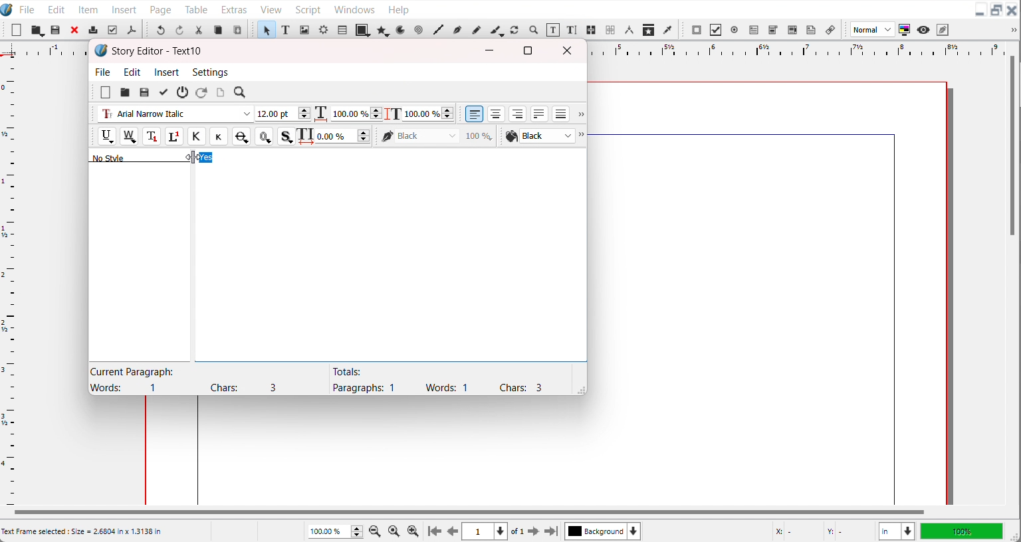 The height and width of the screenshot is (542, 1021). What do you see at coordinates (772, 30) in the screenshot?
I see `PDF Combo button` at bounding box center [772, 30].